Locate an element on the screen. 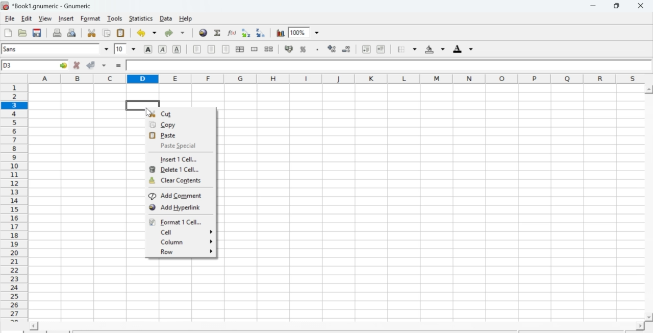 The height and width of the screenshot is (333, 653). Name of the worksheet is located at coordinates (54, 6).